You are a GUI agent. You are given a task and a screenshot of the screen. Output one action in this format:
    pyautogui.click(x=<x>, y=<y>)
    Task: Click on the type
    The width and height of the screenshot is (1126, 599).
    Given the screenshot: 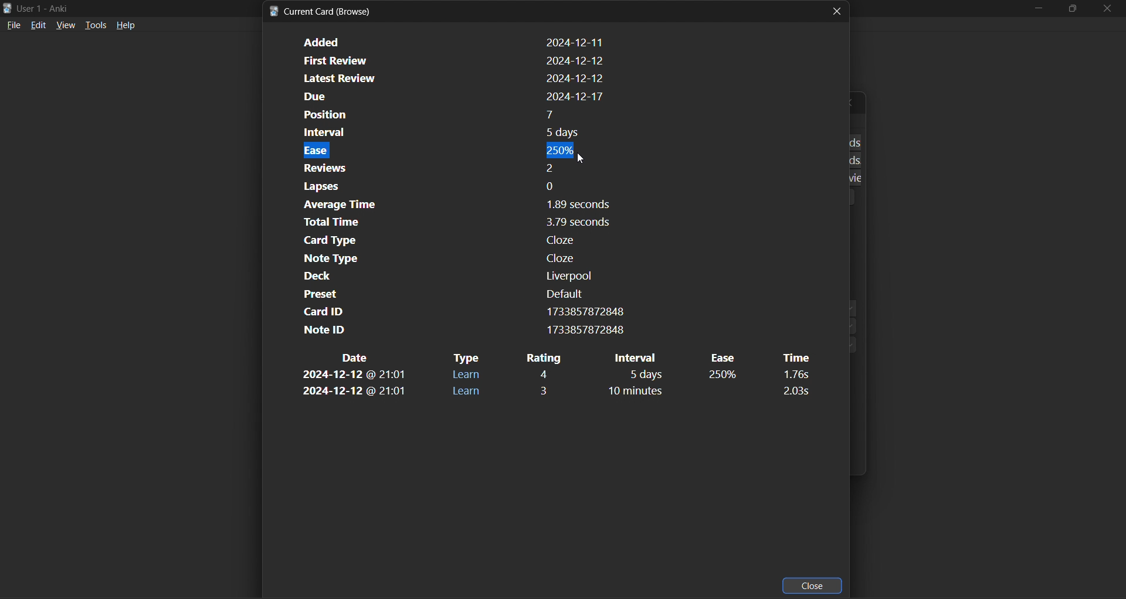 What is the action you would take?
    pyautogui.click(x=466, y=375)
    